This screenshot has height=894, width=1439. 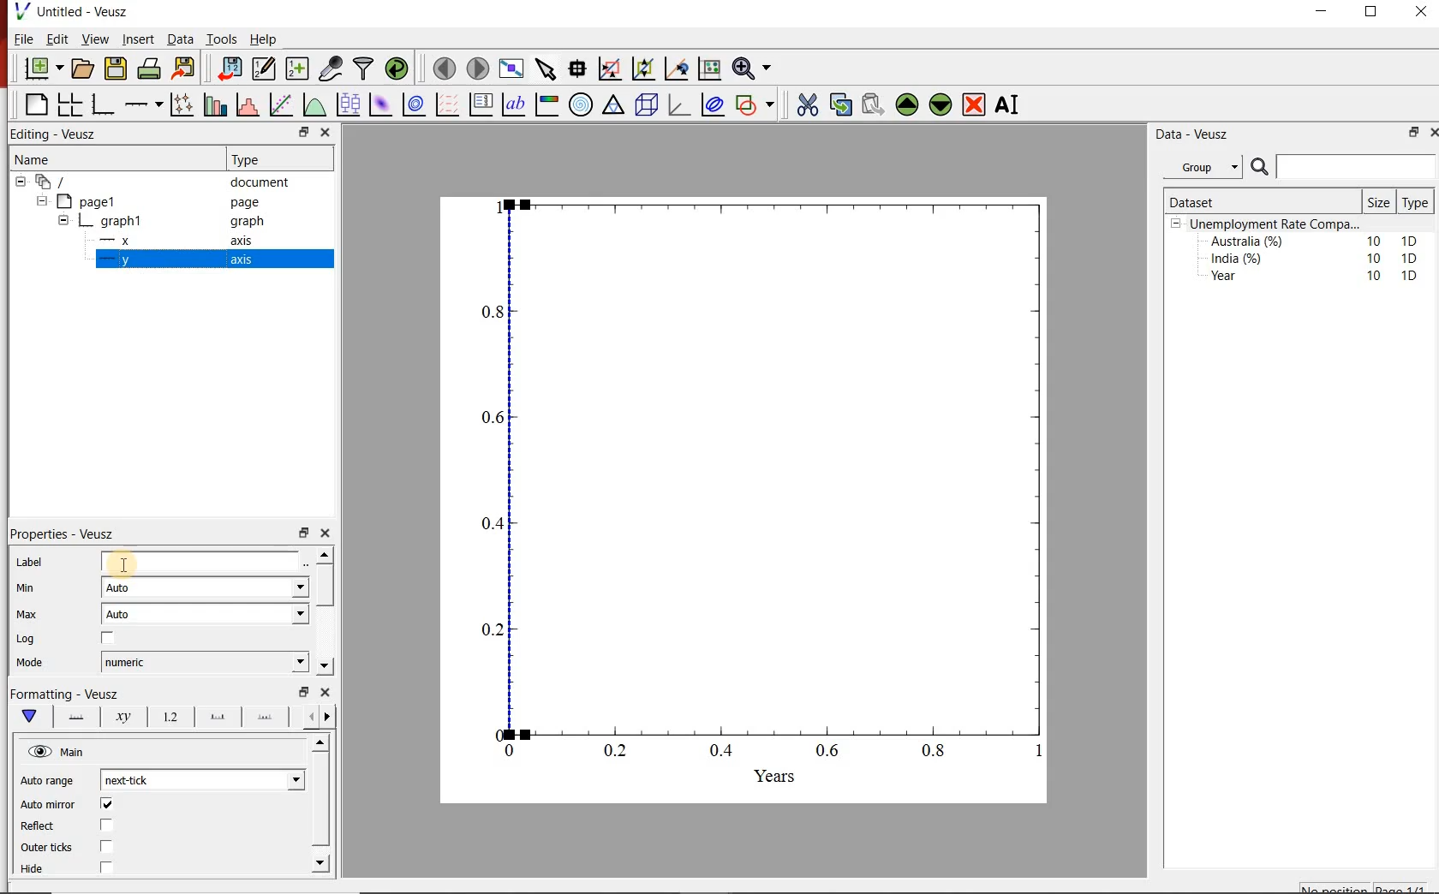 What do you see at coordinates (33, 868) in the screenshot?
I see `Hide` at bounding box center [33, 868].